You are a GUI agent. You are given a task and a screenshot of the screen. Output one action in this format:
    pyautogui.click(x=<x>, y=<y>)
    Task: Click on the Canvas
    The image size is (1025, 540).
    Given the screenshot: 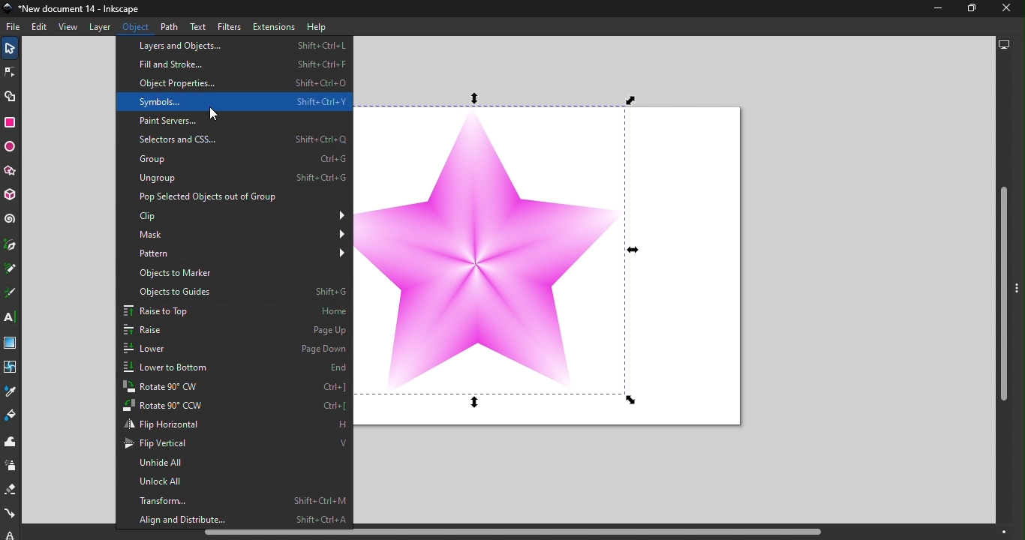 What is the action you would take?
    pyautogui.click(x=564, y=266)
    